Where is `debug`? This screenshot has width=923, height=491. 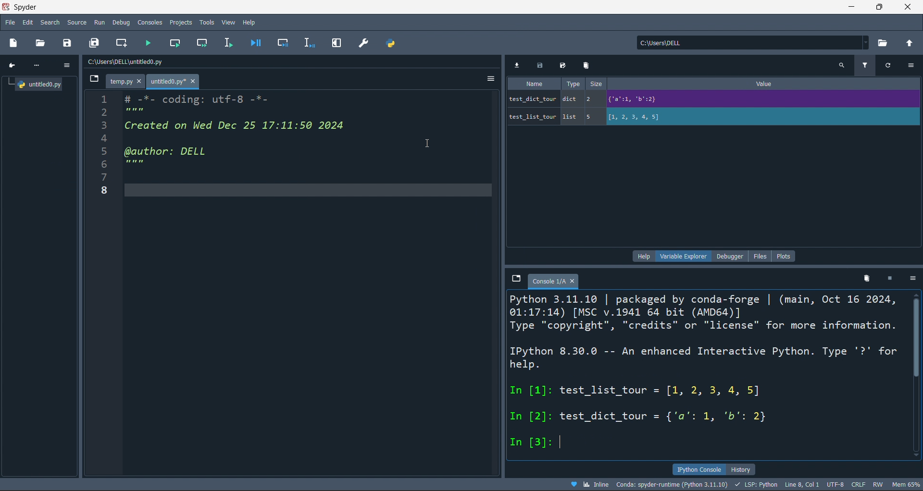
debug is located at coordinates (120, 22).